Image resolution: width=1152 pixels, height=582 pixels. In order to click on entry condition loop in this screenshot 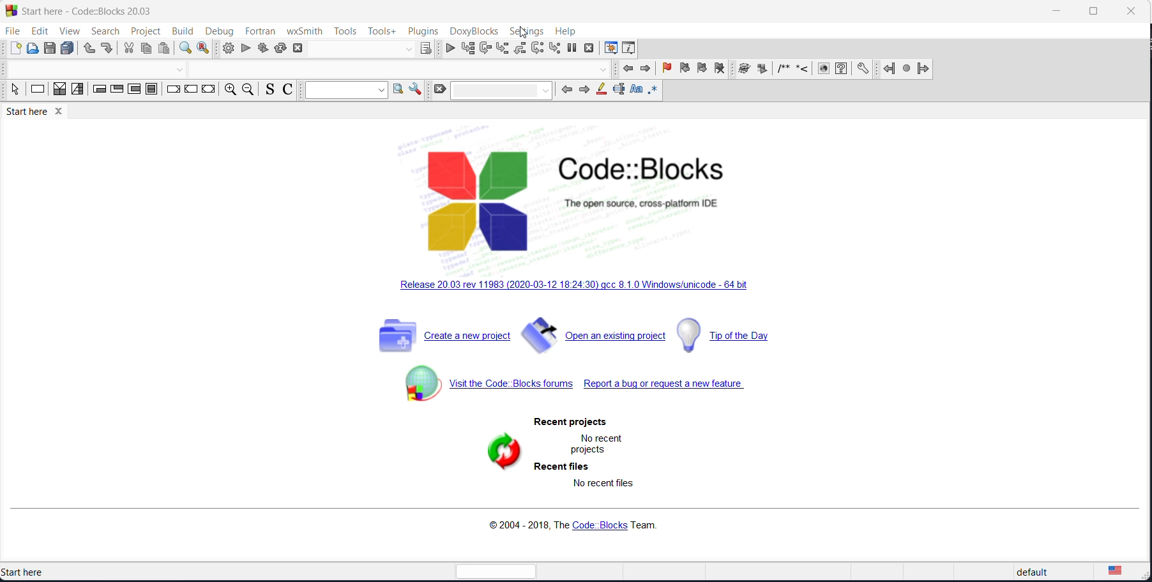, I will do `click(95, 91)`.